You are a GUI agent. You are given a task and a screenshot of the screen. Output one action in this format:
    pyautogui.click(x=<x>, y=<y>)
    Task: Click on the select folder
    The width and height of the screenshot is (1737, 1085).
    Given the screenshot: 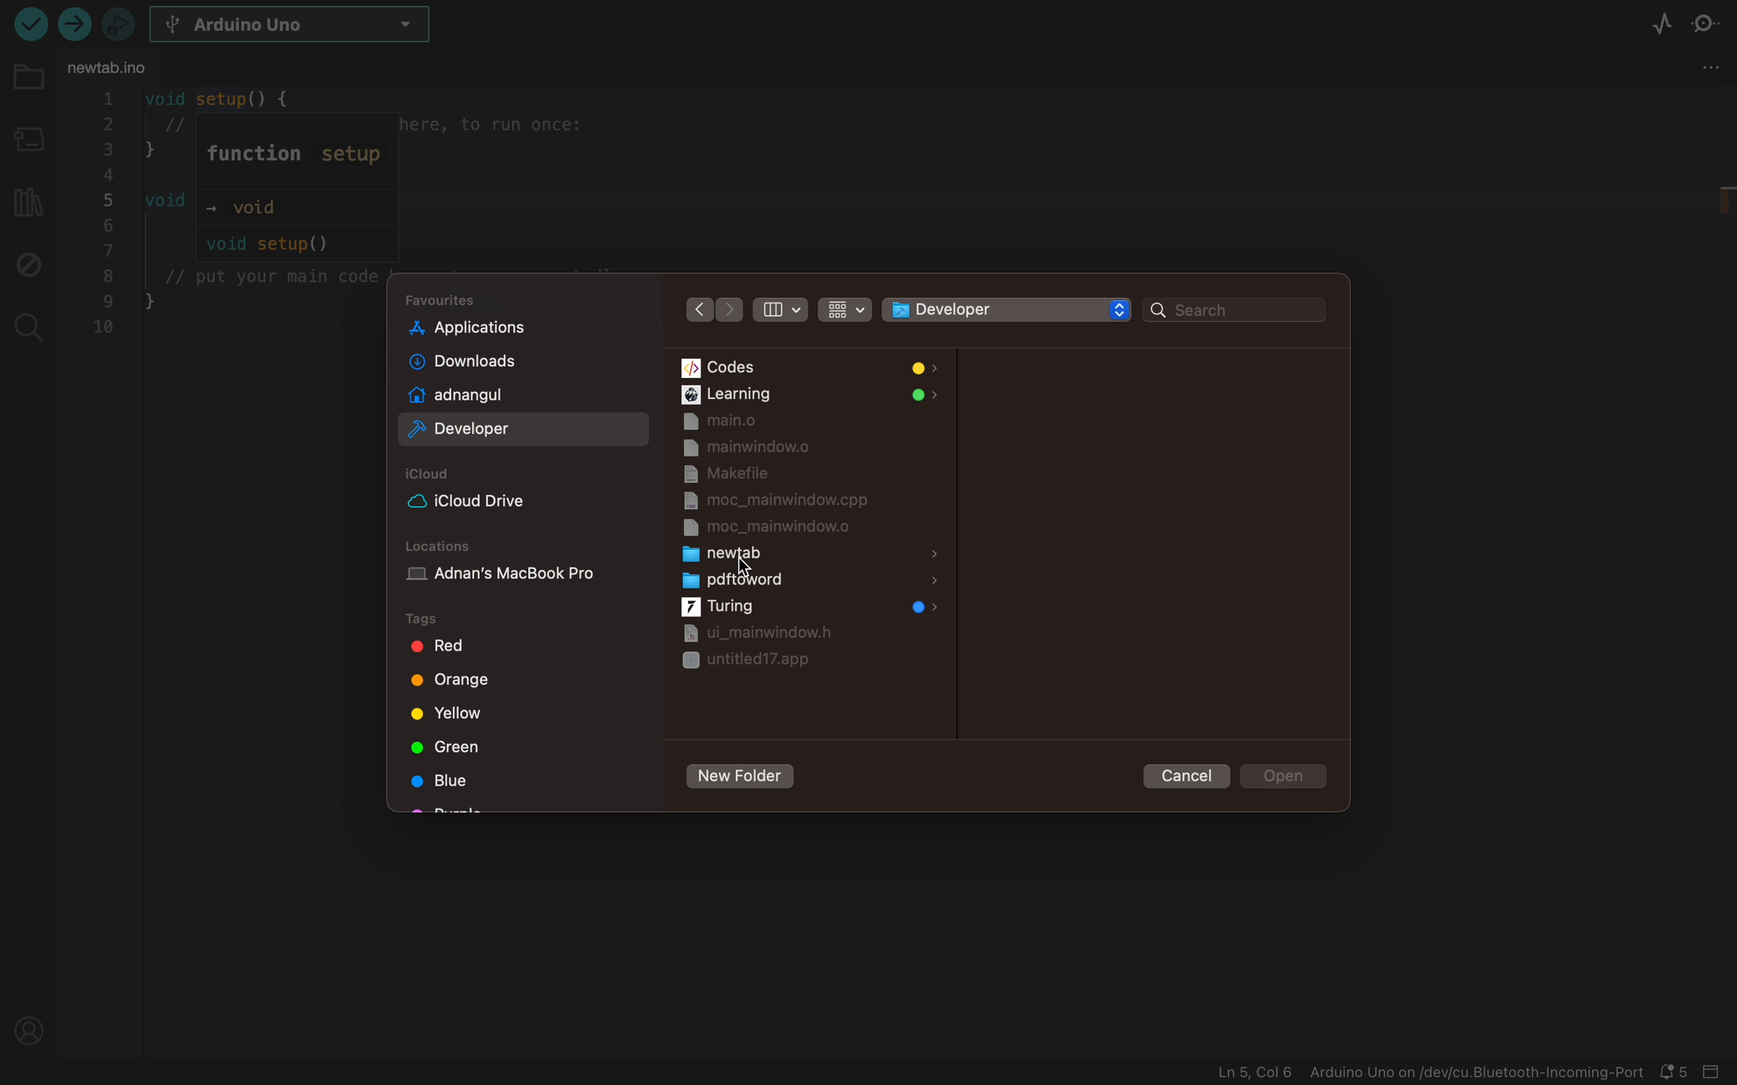 What is the action you would take?
    pyautogui.click(x=989, y=309)
    